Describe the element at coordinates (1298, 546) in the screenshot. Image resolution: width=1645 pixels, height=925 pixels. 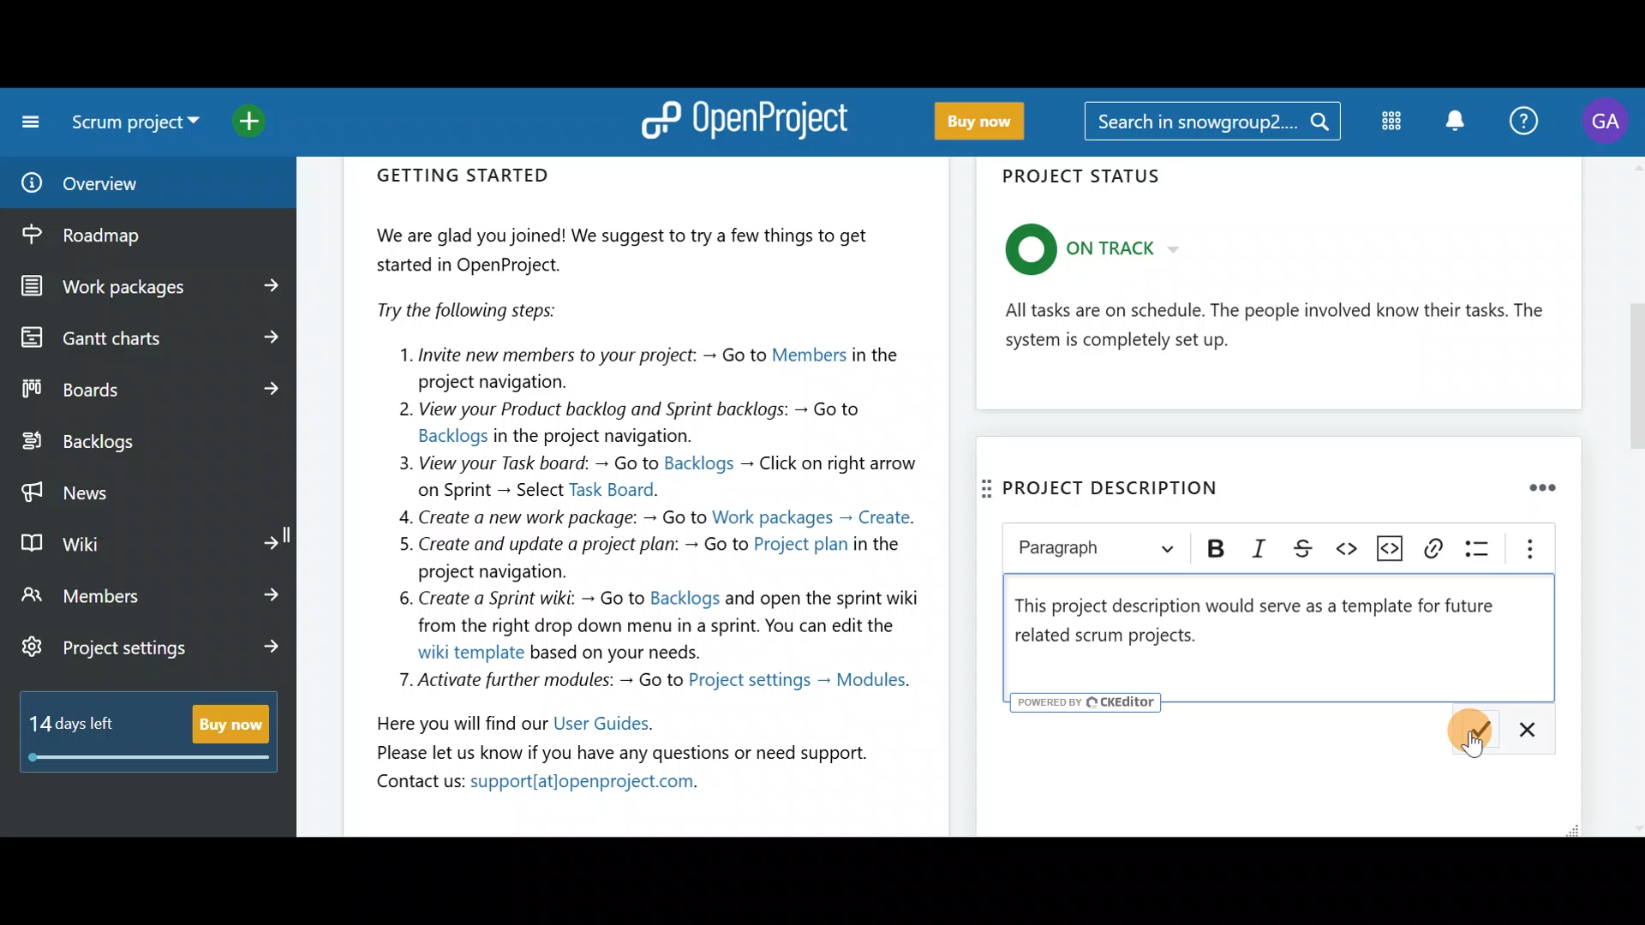
I see `Strikethrough` at that location.